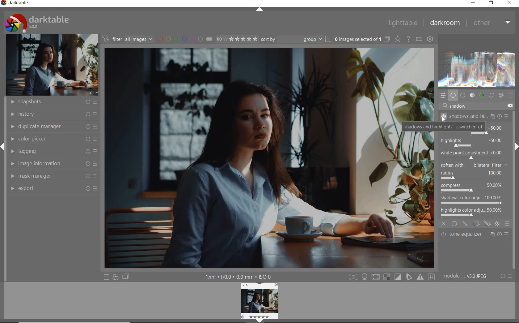 The width and height of the screenshot is (519, 323). What do you see at coordinates (471, 175) in the screenshot?
I see `radius` at bounding box center [471, 175].